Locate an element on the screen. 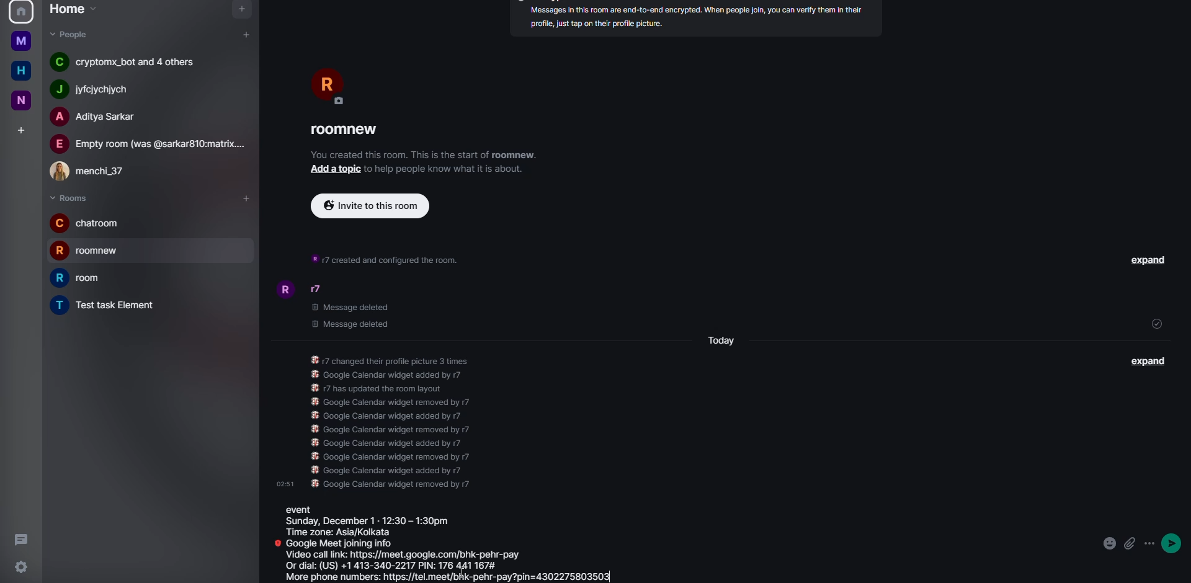  add is located at coordinates (247, 34).